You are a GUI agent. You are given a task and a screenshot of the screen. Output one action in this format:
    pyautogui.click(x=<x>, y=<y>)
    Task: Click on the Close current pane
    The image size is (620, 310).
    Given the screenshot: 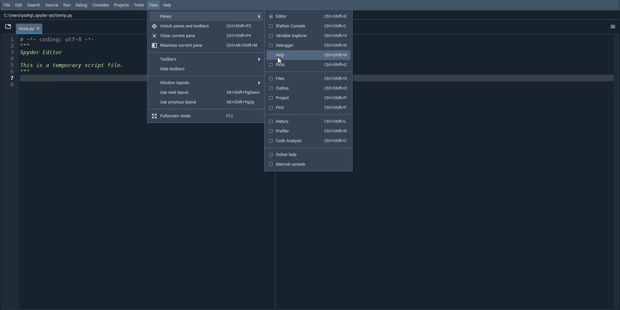 What is the action you would take?
    pyautogui.click(x=205, y=35)
    